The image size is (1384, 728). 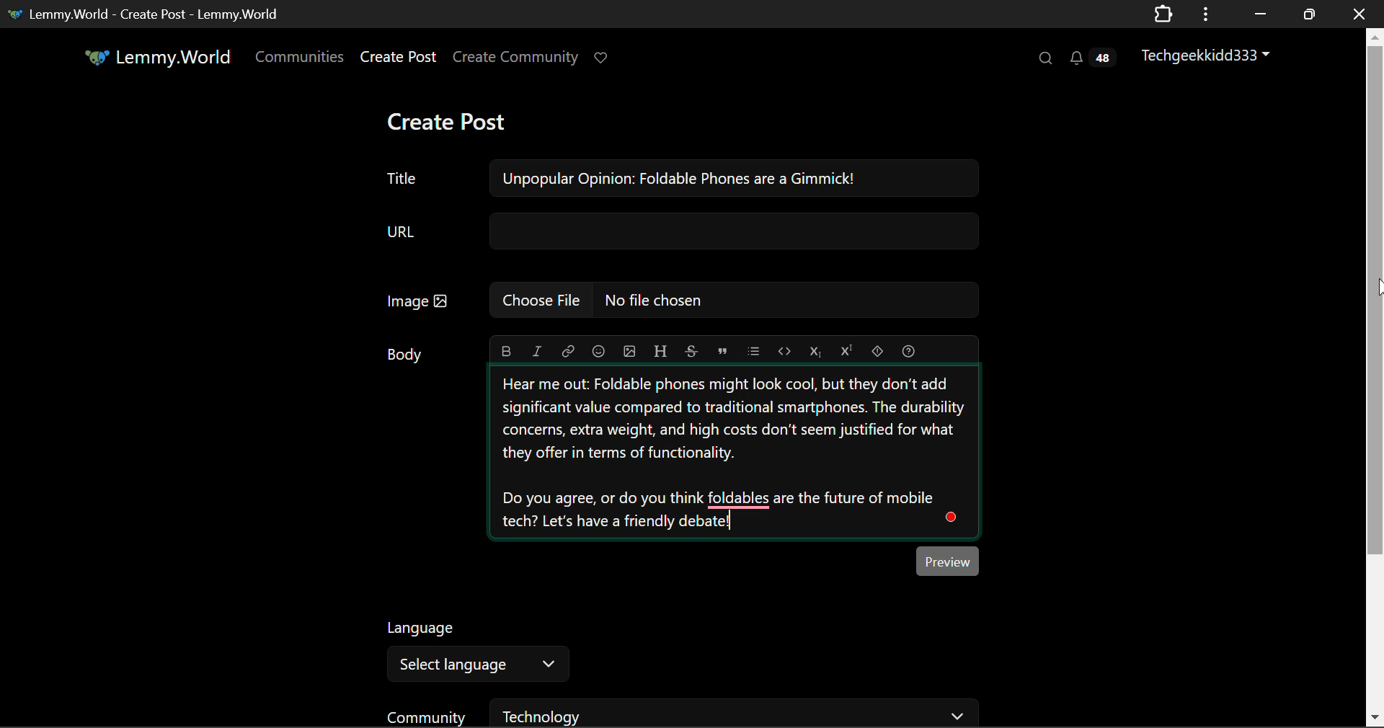 What do you see at coordinates (684, 714) in the screenshot?
I see `Select Post Community` at bounding box center [684, 714].